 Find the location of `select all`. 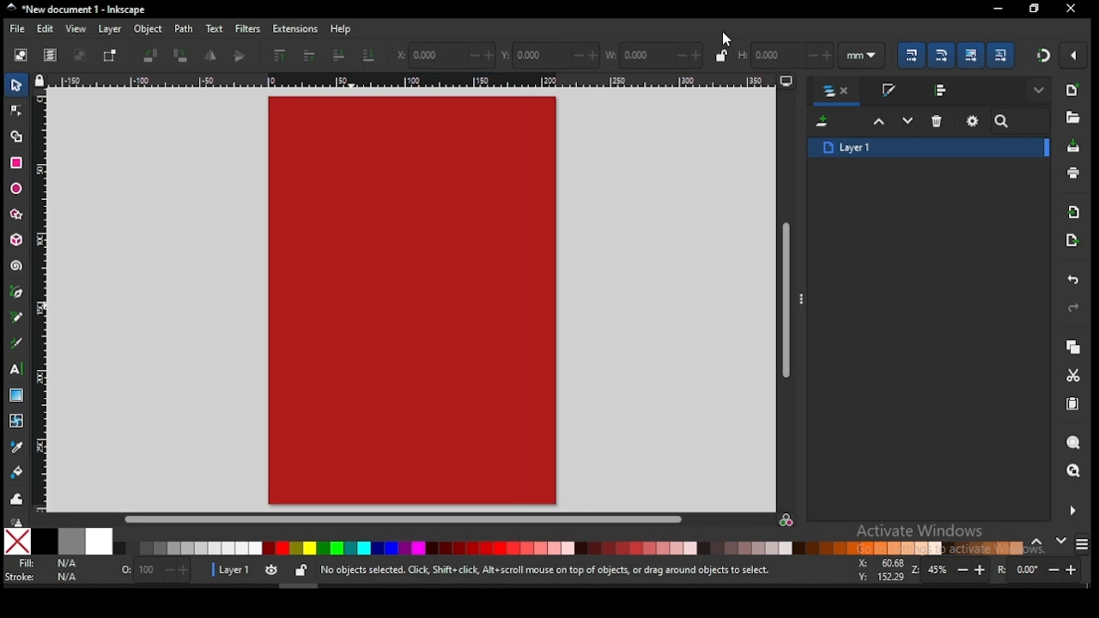

select all is located at coordinates (22, 54).